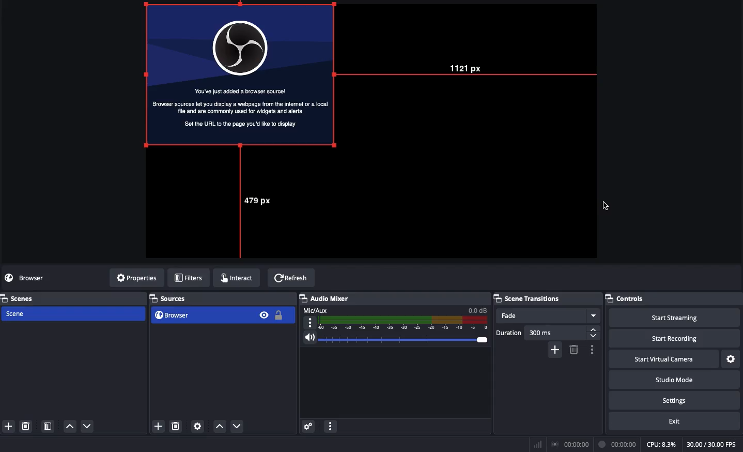 The image size is (743, 452). What do you see at coordinates (158, 426) in the screenshot?
I see `add` at bounding box center [158, 426].